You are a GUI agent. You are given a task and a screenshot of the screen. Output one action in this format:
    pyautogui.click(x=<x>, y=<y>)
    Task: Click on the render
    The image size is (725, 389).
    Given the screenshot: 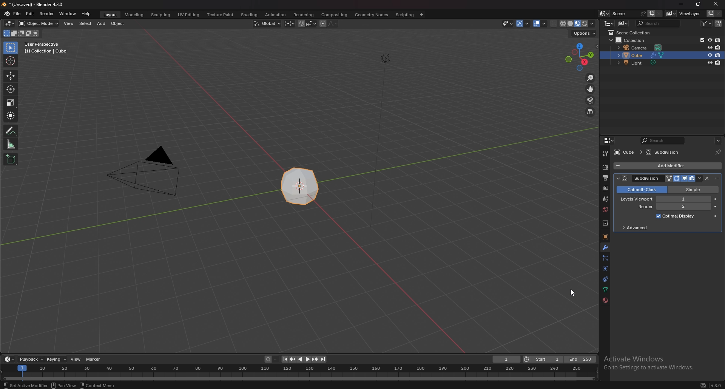 What is the action you would take?
    pyautogui.click(x=604, y=167)
    